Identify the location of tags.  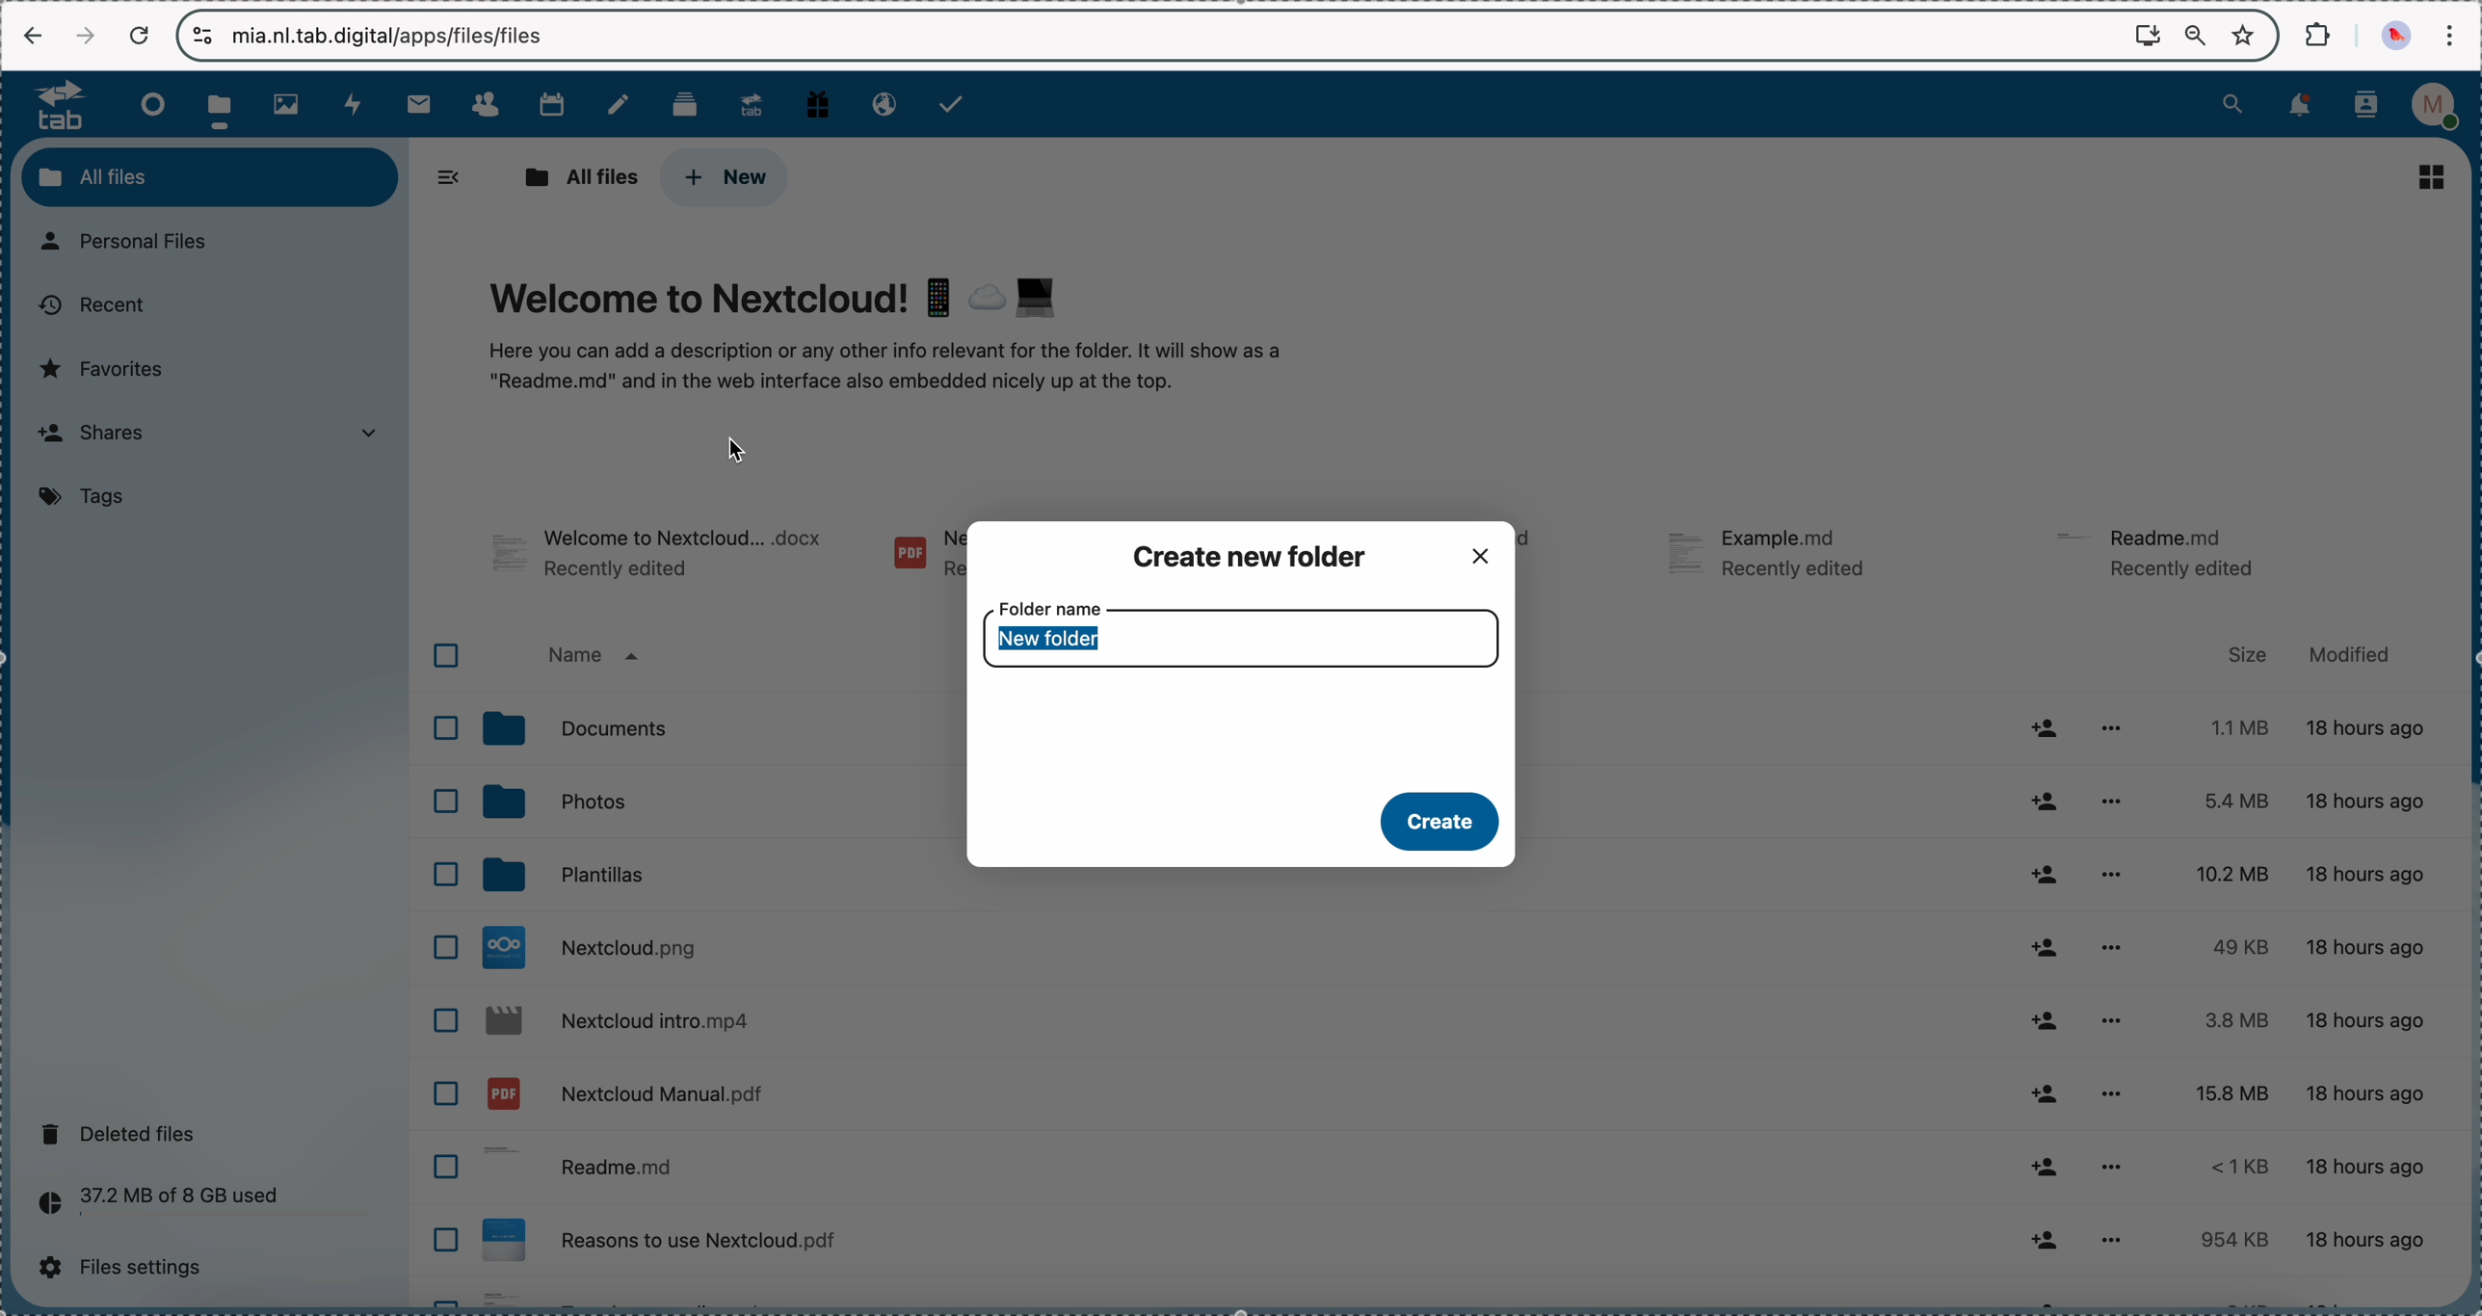
(89, 498).